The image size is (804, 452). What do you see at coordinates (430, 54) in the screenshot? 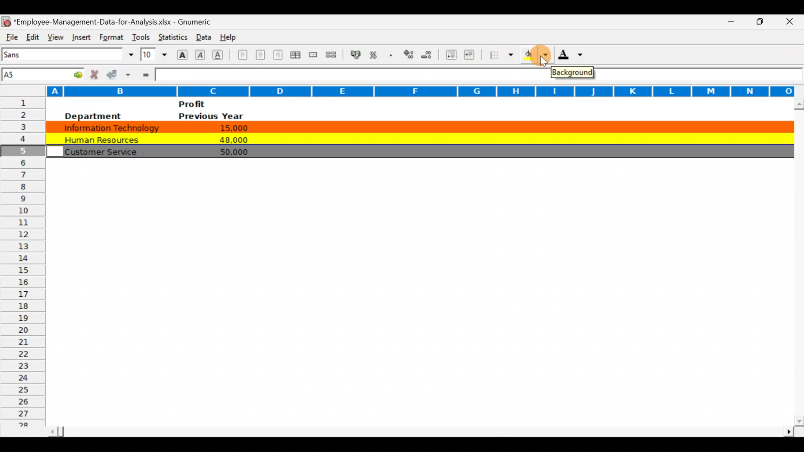
I see `Decrease decimals` at bounding box center [430, 54].